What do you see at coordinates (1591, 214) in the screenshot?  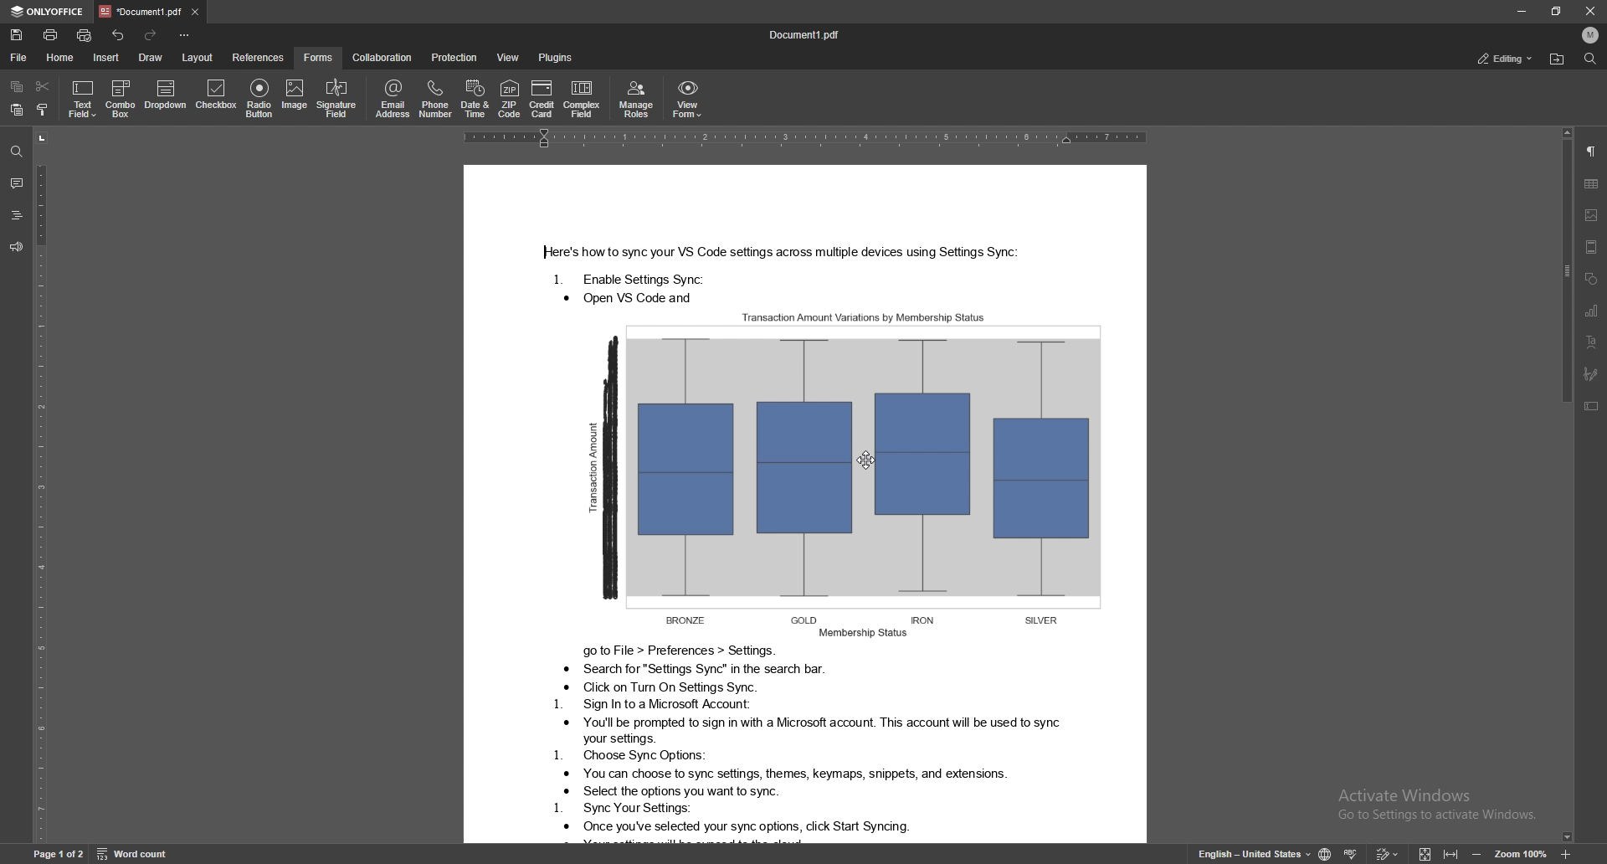 I see `image` at bounding box center [1591, 214].